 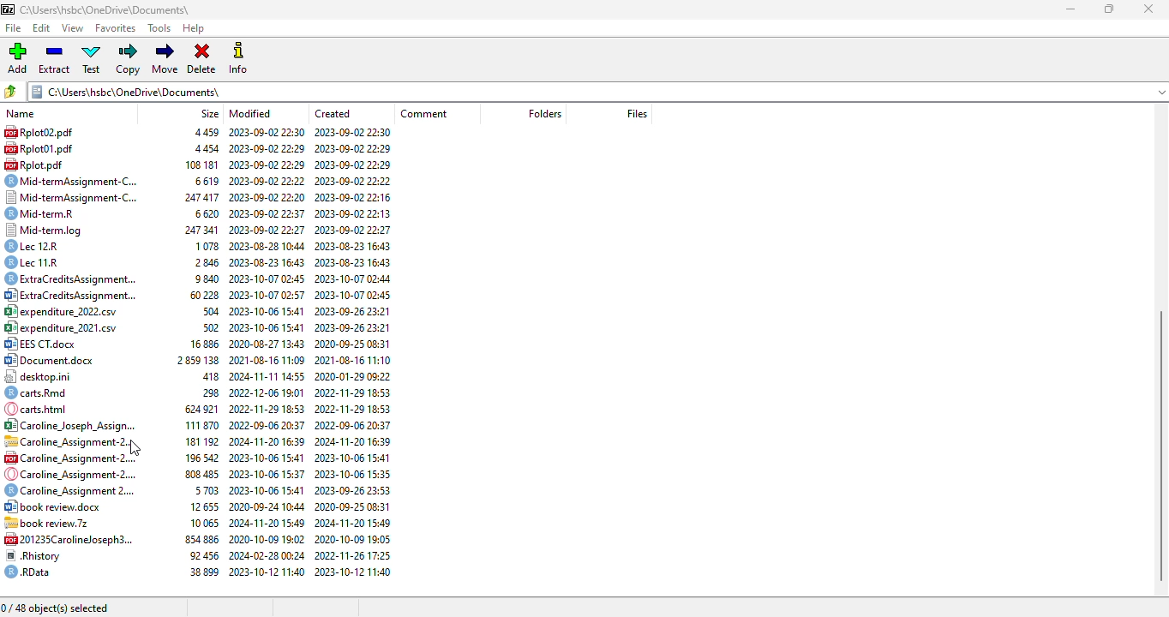 I want to click on minimize, so click(x=1071, y=9).